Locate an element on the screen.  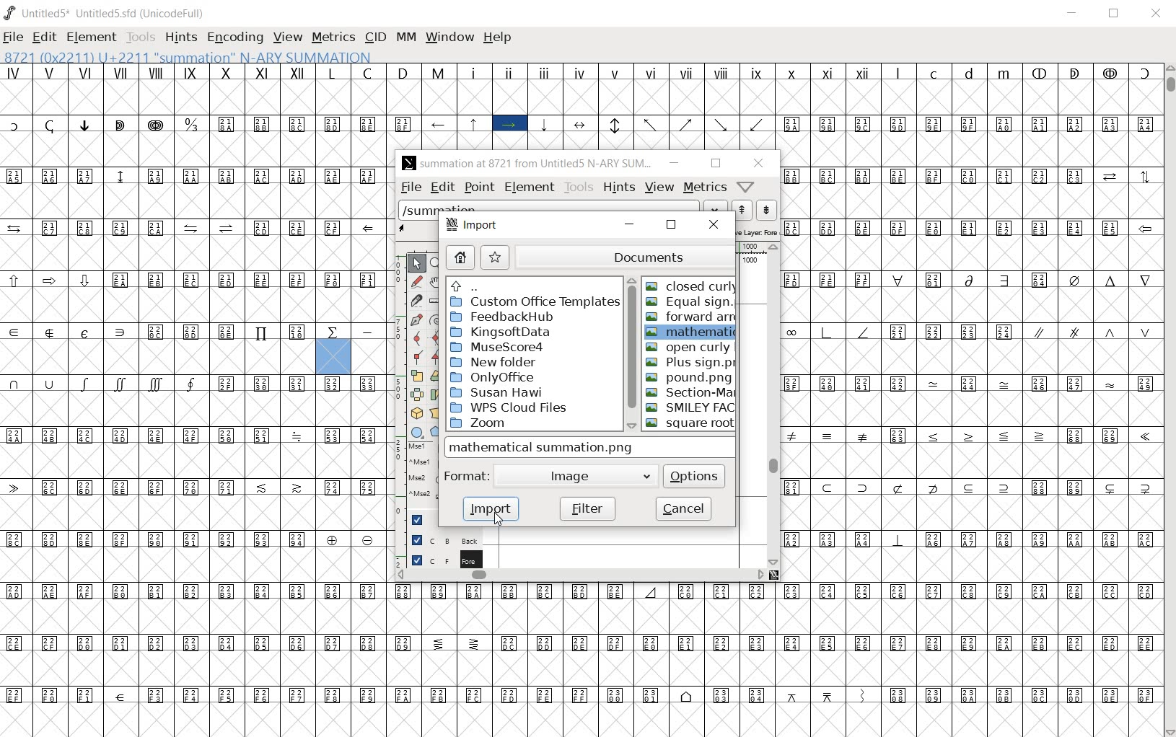
Rotate the selection is located at coordinates (436, 395).